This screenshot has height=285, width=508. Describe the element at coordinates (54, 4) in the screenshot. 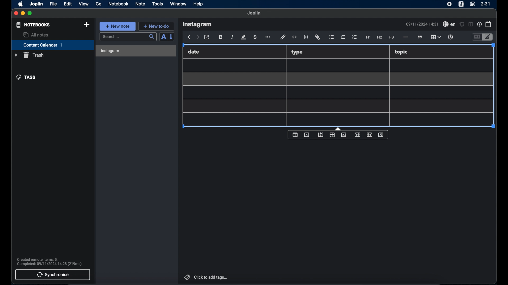

I see `file` at that location.